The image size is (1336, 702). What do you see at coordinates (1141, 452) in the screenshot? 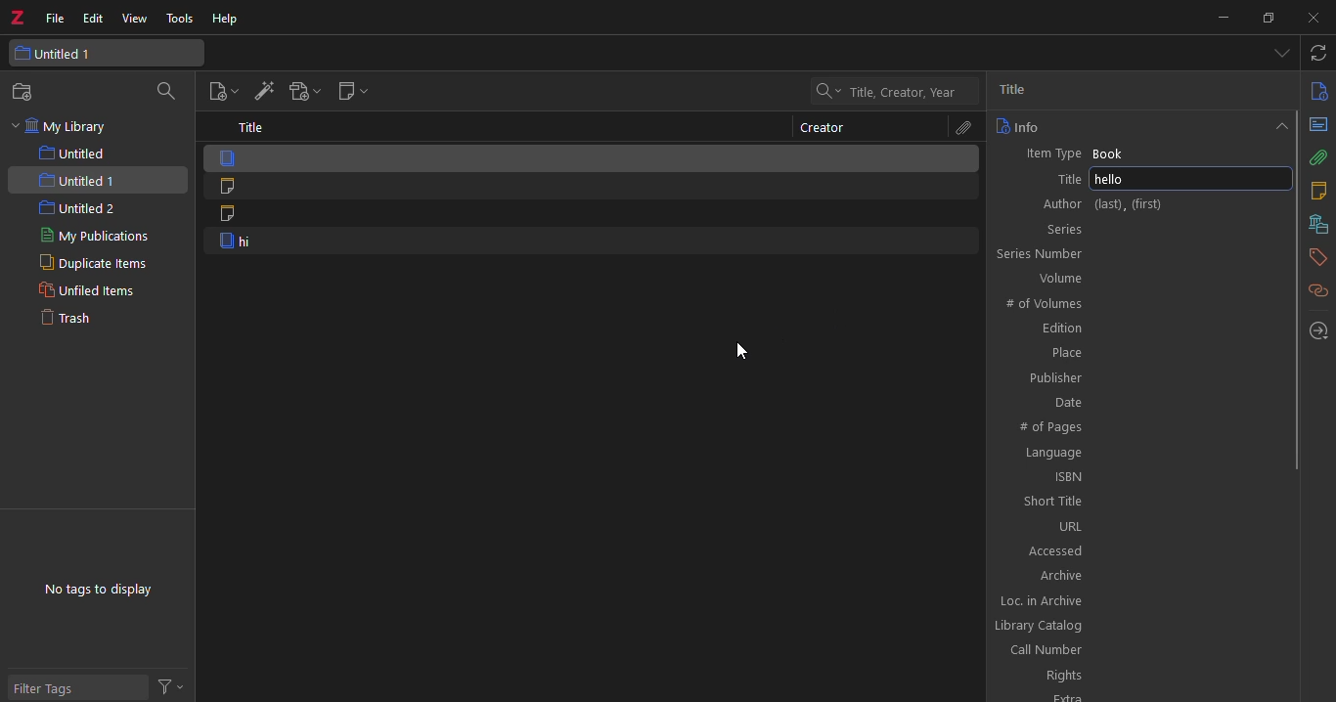
I see `language` at bounding box center [1141, 452].